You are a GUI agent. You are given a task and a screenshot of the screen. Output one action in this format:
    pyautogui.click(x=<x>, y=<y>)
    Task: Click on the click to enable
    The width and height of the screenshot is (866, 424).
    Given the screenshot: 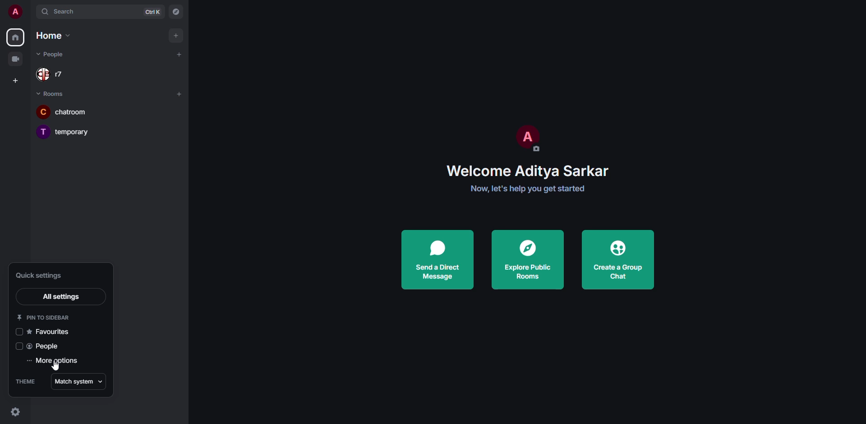 What is the action you would take?
    pyautogui.click(x=18, y=333)
    